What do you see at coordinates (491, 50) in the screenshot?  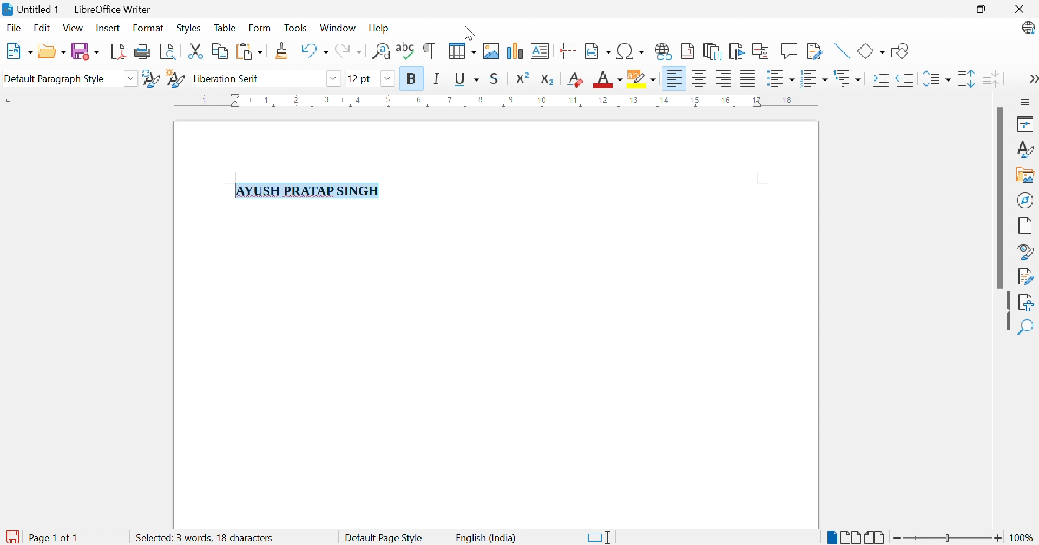 I see `Insert Image` at bounding box center [491, 50].